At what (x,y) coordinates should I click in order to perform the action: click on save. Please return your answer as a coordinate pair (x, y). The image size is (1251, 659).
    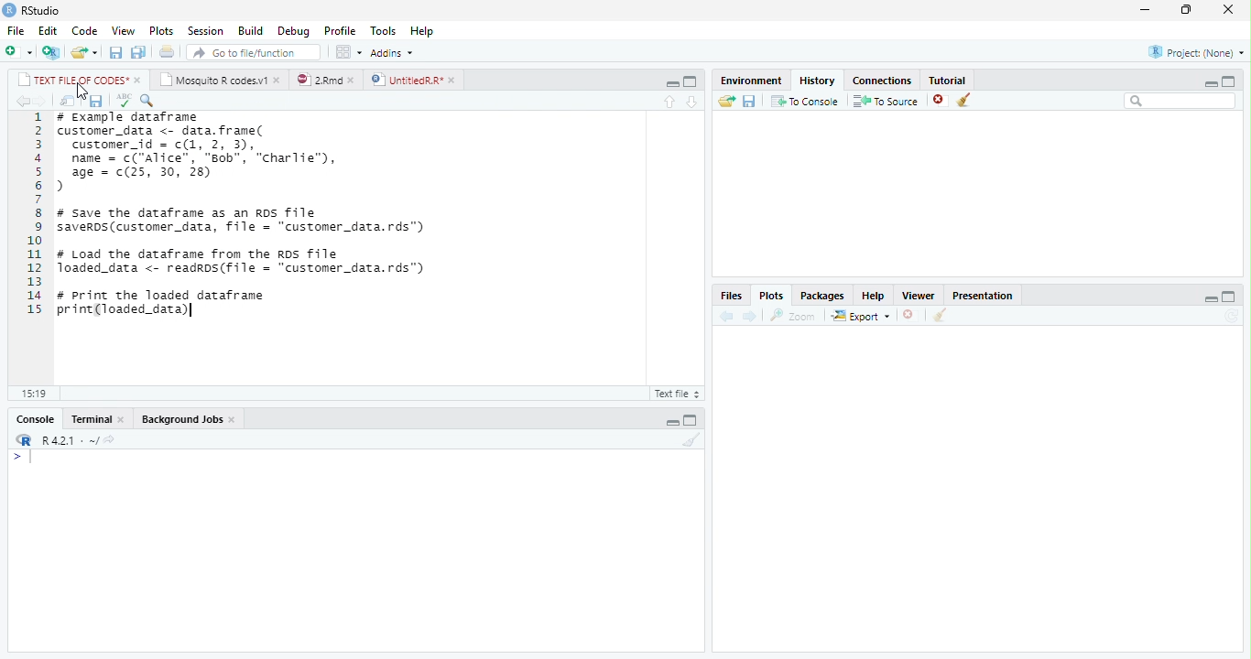
    Looking at the image, I should click on (116, 52).